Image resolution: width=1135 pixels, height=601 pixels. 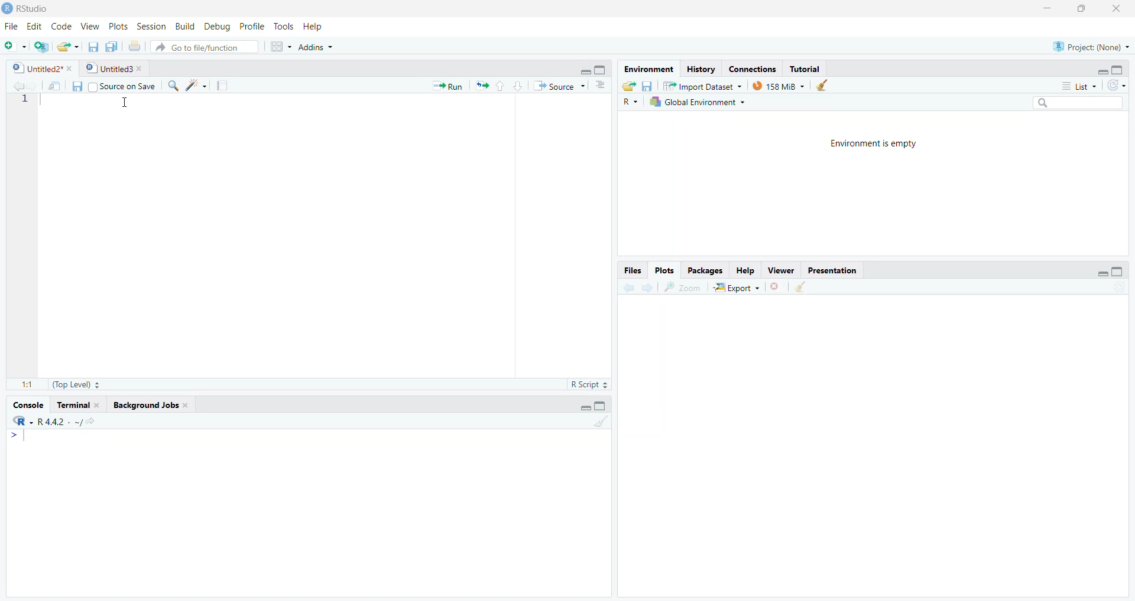 I want to click on clear viewer items, so click(x=826, y=86).